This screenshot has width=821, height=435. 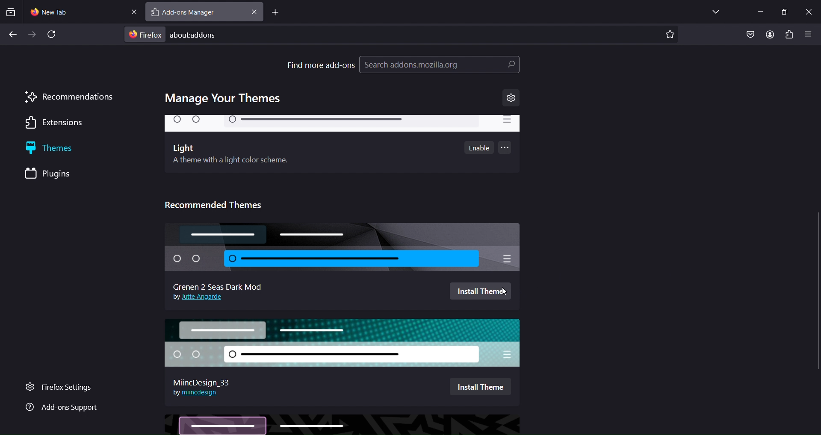 What do you see at coordinates (788, 34) in the screenshot?
I see `extensions` at bounding box center [788, 34].